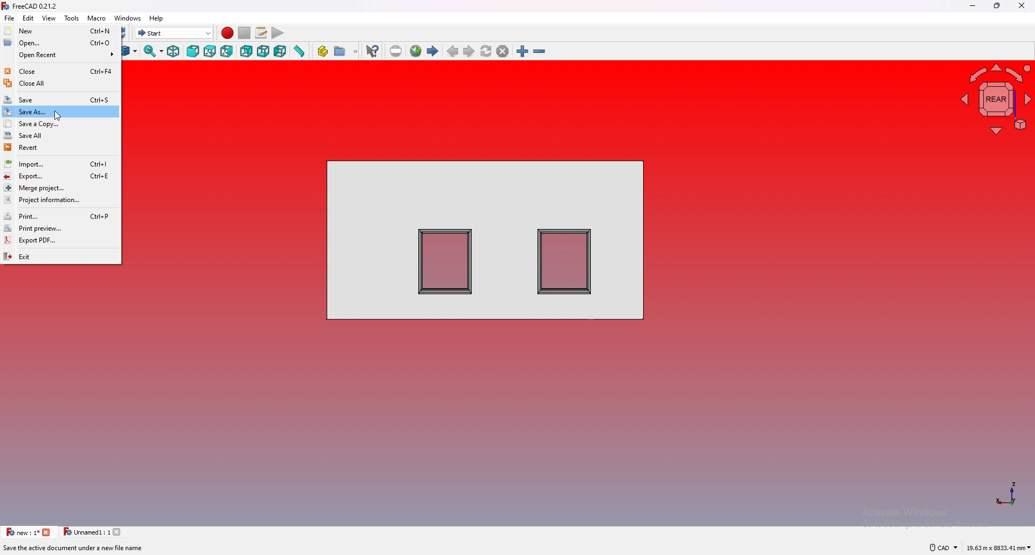 Image resolution: width=1035 pixels, height=555 pixels. I want to click on file, so click(10, 18).